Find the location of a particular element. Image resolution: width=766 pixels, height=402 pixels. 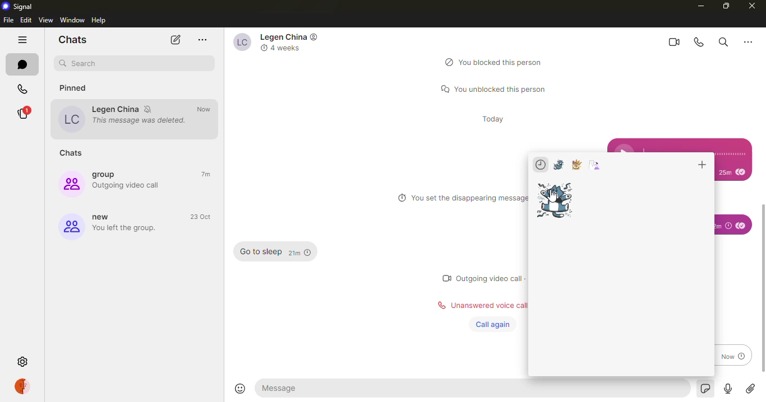

chats is located at coordinates (74, 40).